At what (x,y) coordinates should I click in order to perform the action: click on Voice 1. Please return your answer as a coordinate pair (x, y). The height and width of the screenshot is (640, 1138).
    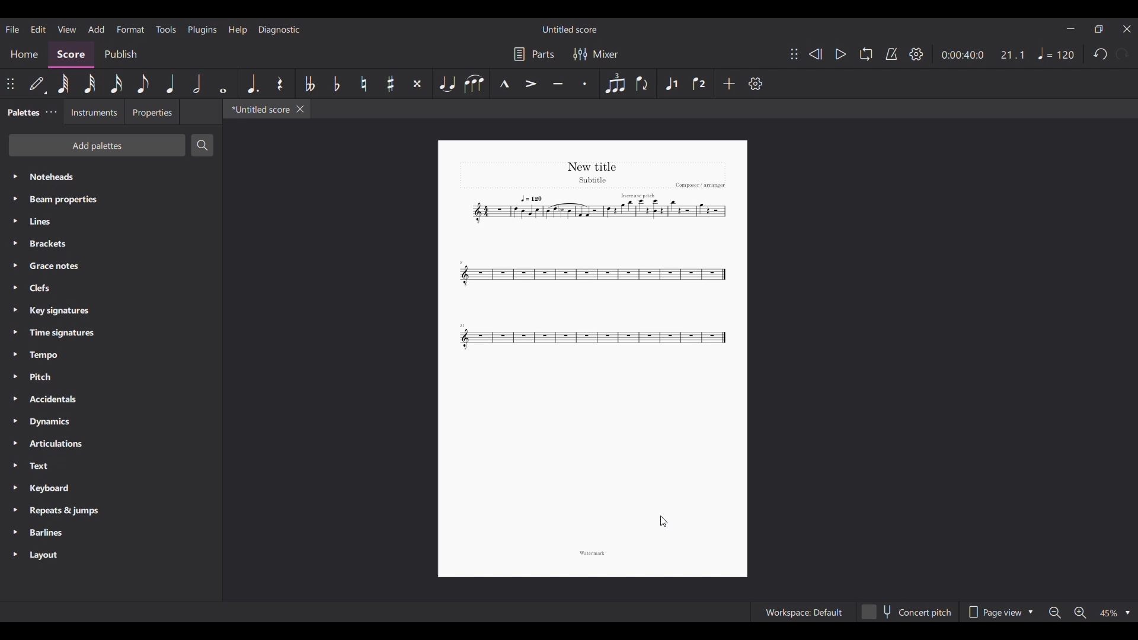
    Looking at the image, I should click on (670, 84).